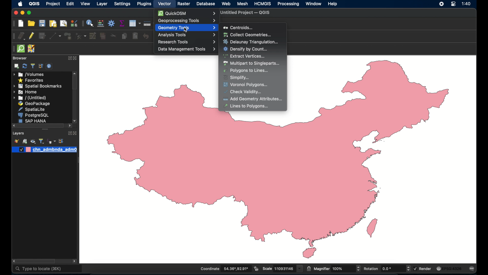  What do you see at coordinates (423, 269) in the screenshot?
I see `render` at bounding box center [423, 269].